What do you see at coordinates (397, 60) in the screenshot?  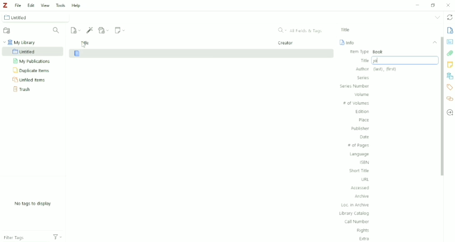 I see `jo` at bounding box center [397, 60].